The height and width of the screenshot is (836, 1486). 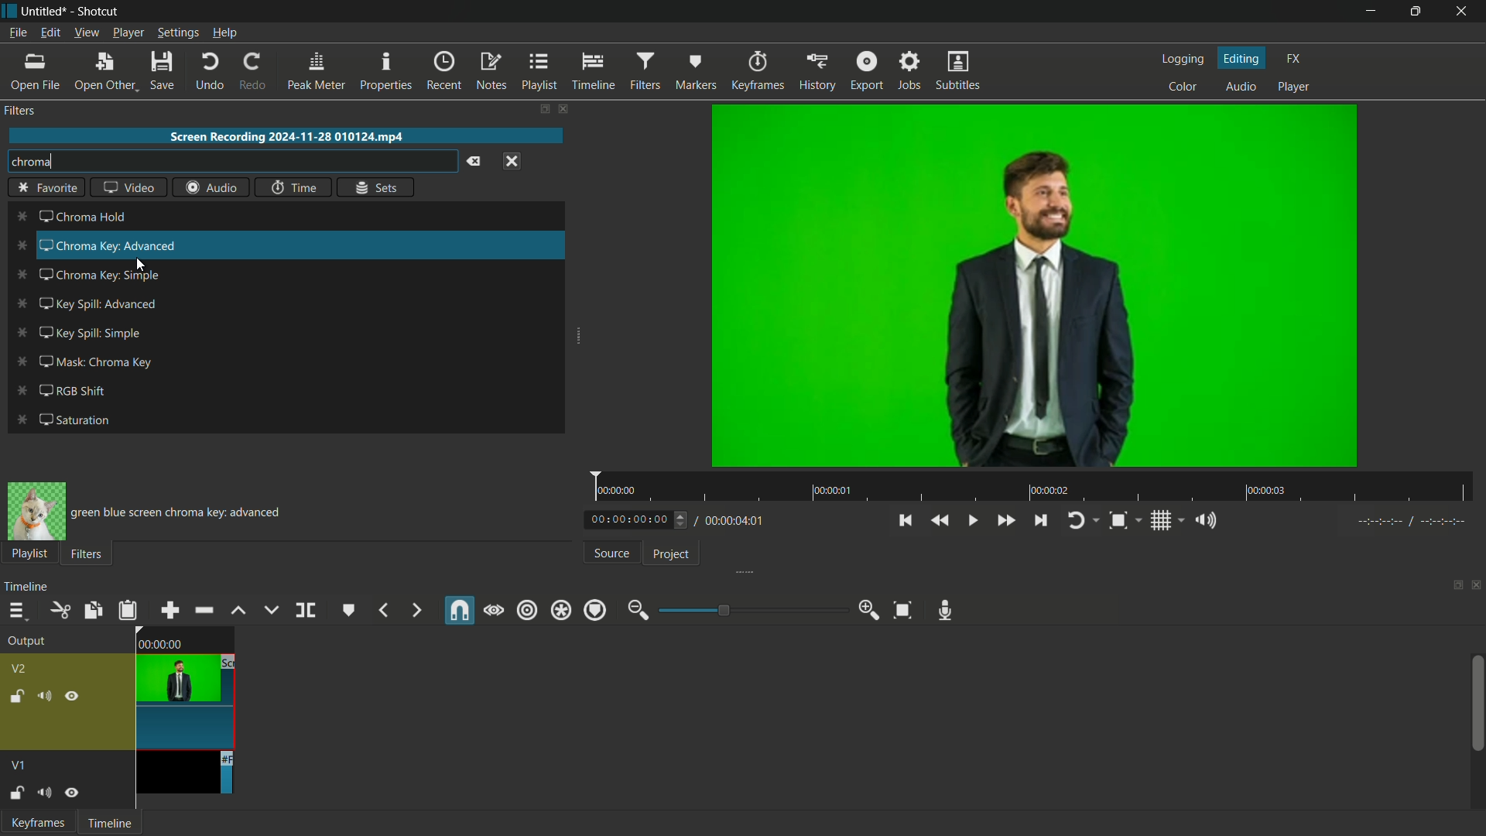 I want to click on ripple, so click(x=527, y=611).